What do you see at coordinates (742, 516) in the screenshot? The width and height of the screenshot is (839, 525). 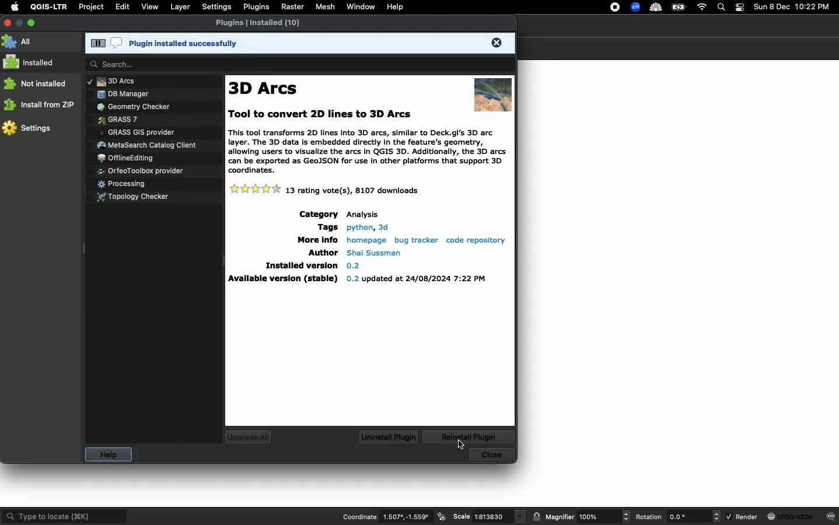 I see `Render` at bounding box center [742, 516].